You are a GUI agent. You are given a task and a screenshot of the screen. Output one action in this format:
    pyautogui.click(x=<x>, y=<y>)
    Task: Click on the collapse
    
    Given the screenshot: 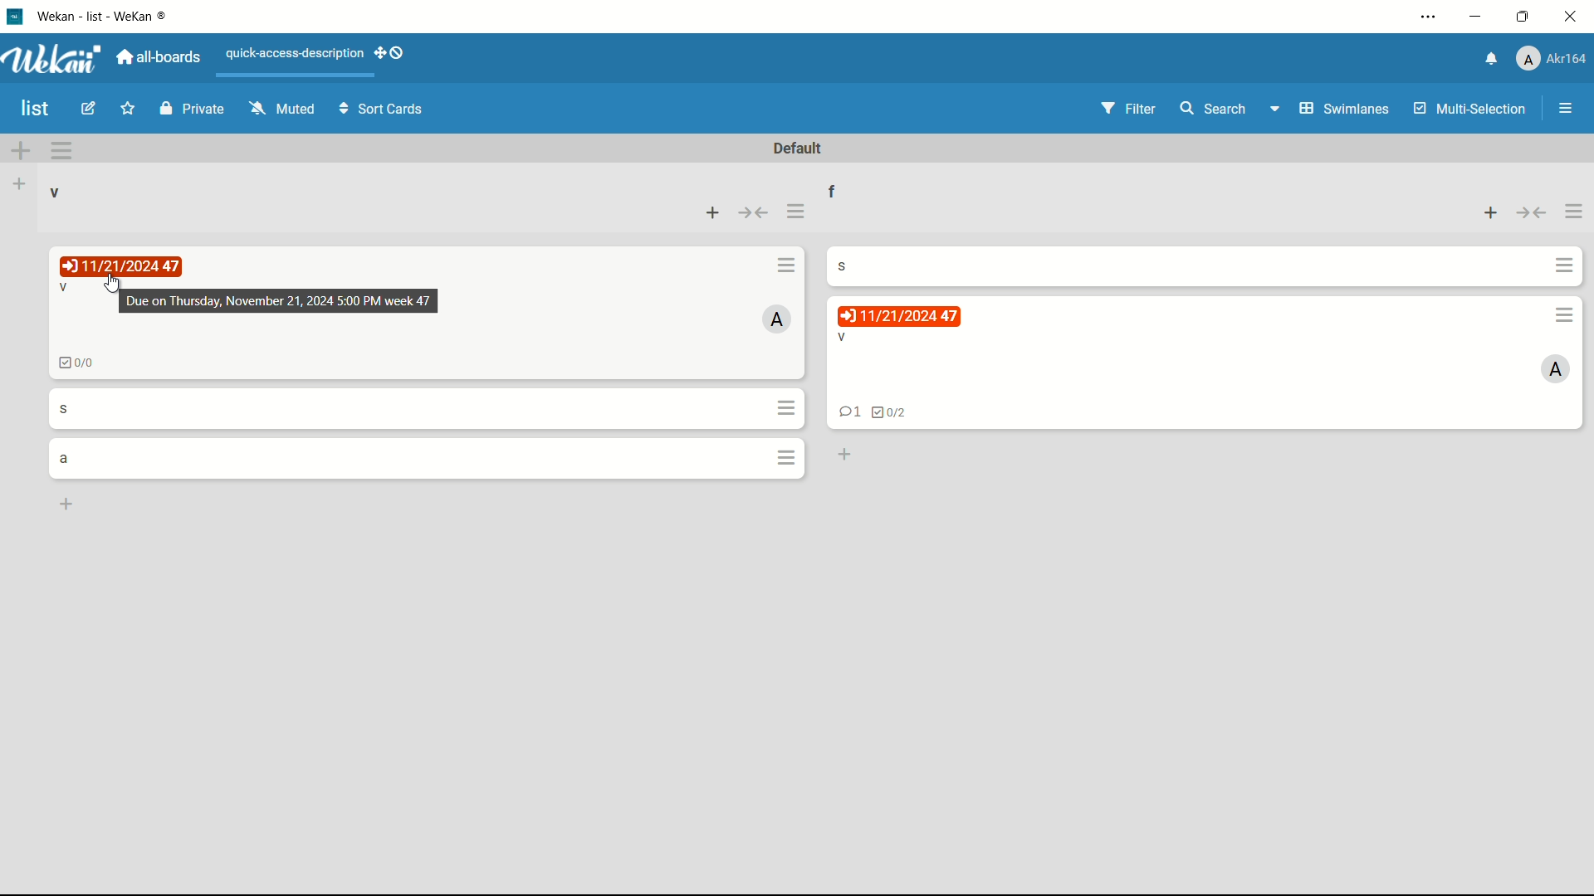 What is the action you would take?
    pyautogui.click(x=755, y=212)
    